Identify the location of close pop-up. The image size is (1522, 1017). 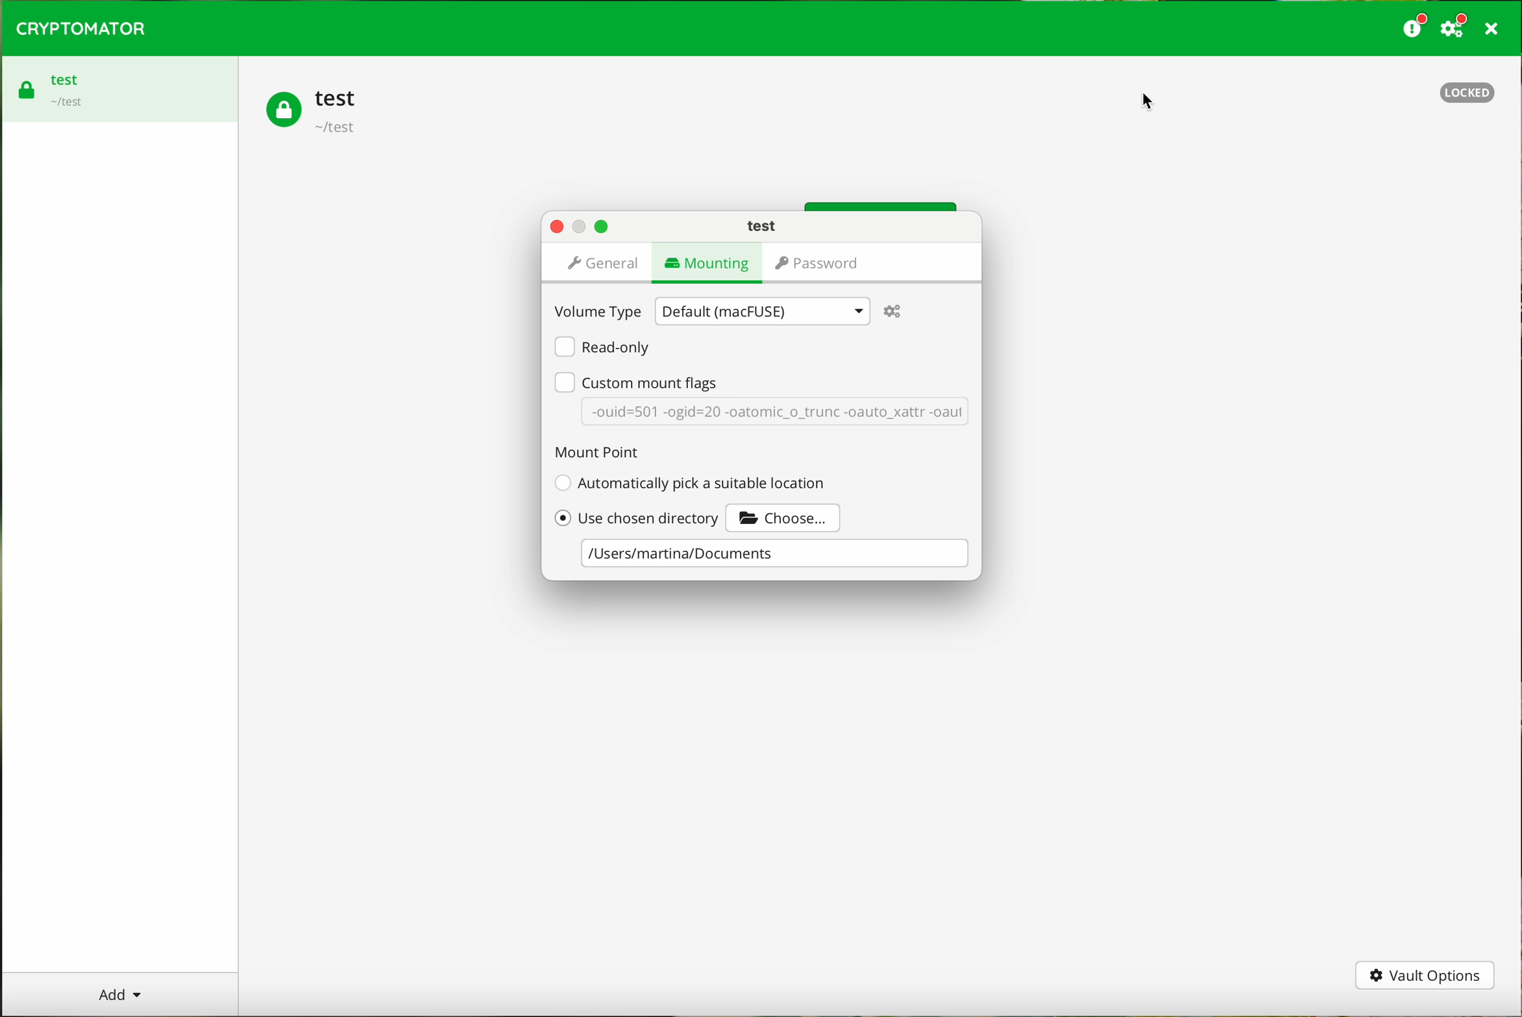
(557, 227).